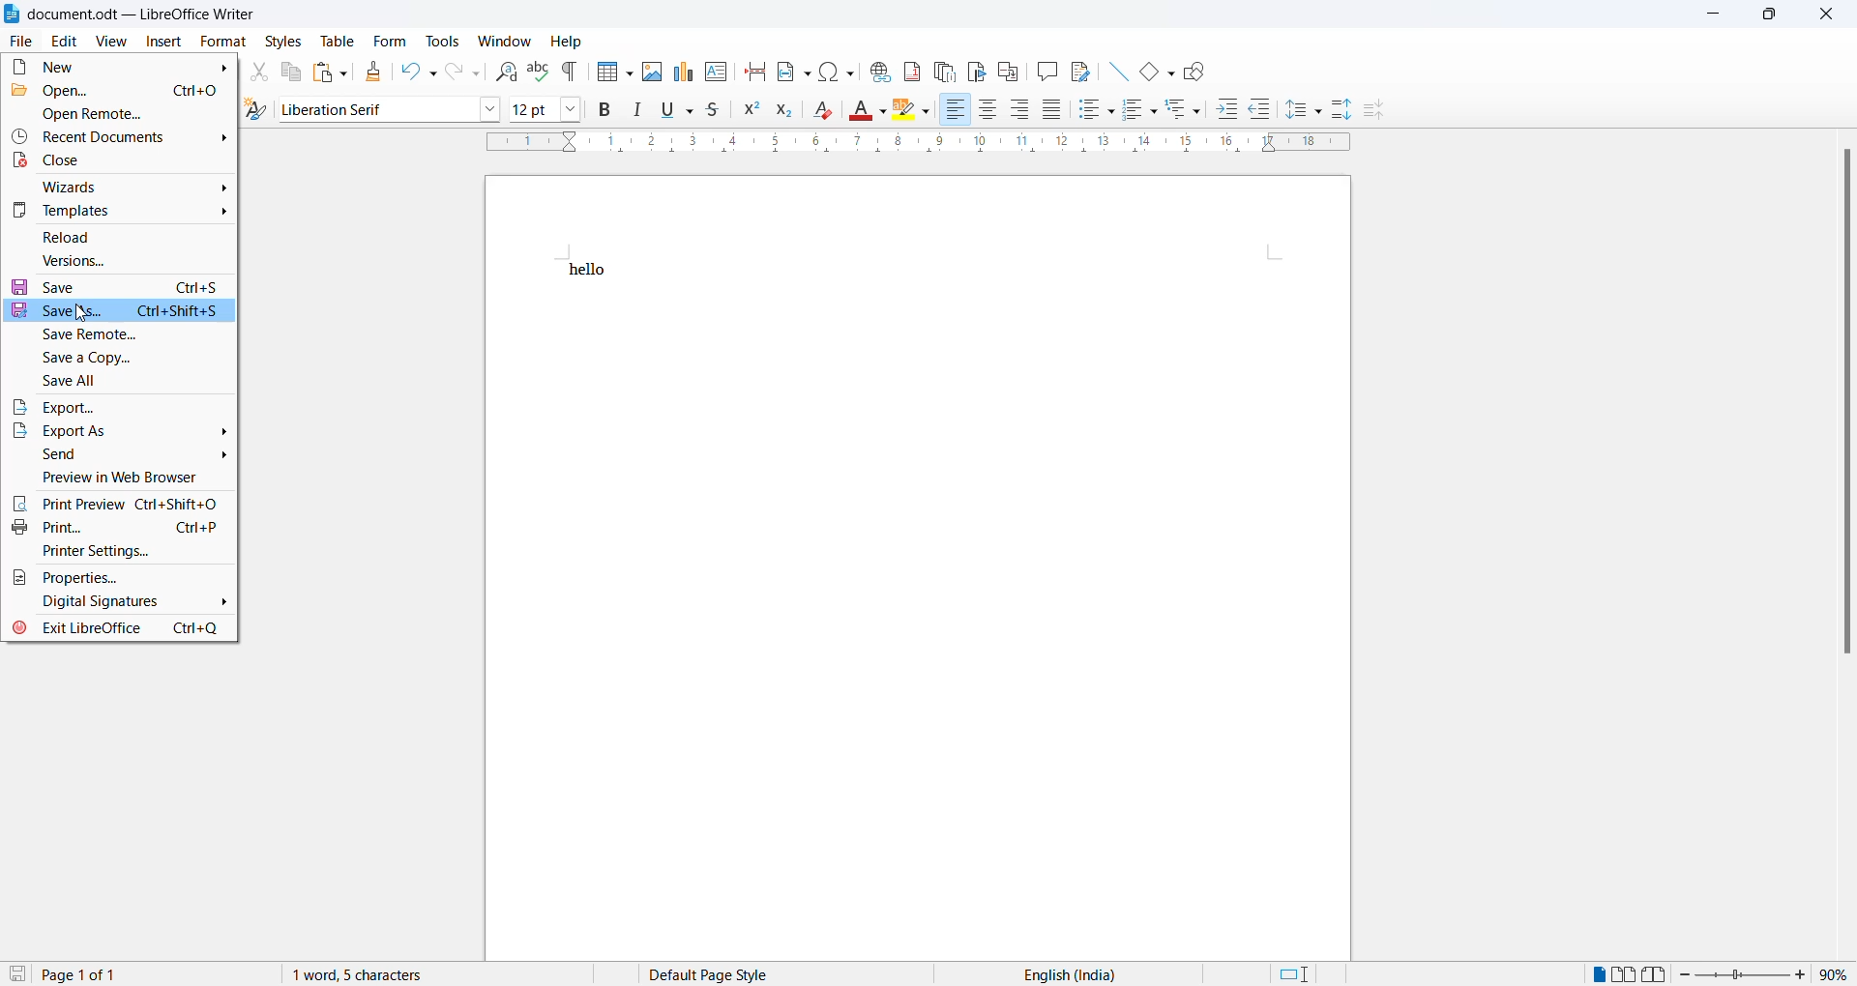 Image resolution: width=1857 pixels, height=986 pixels. What do you see at coordinates (614, 73) in the screenshot?
I see `Insert table` at bounding box center [614, 73].